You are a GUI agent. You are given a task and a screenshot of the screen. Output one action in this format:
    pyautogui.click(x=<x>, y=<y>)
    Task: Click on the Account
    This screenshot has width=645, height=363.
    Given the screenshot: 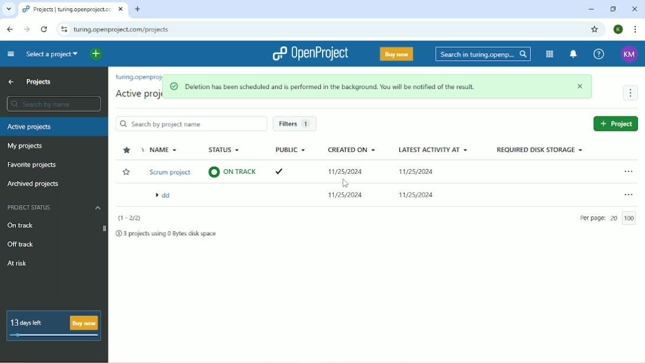 What is the action you would take?
    pyautogui.click(x=619, y=30)
    